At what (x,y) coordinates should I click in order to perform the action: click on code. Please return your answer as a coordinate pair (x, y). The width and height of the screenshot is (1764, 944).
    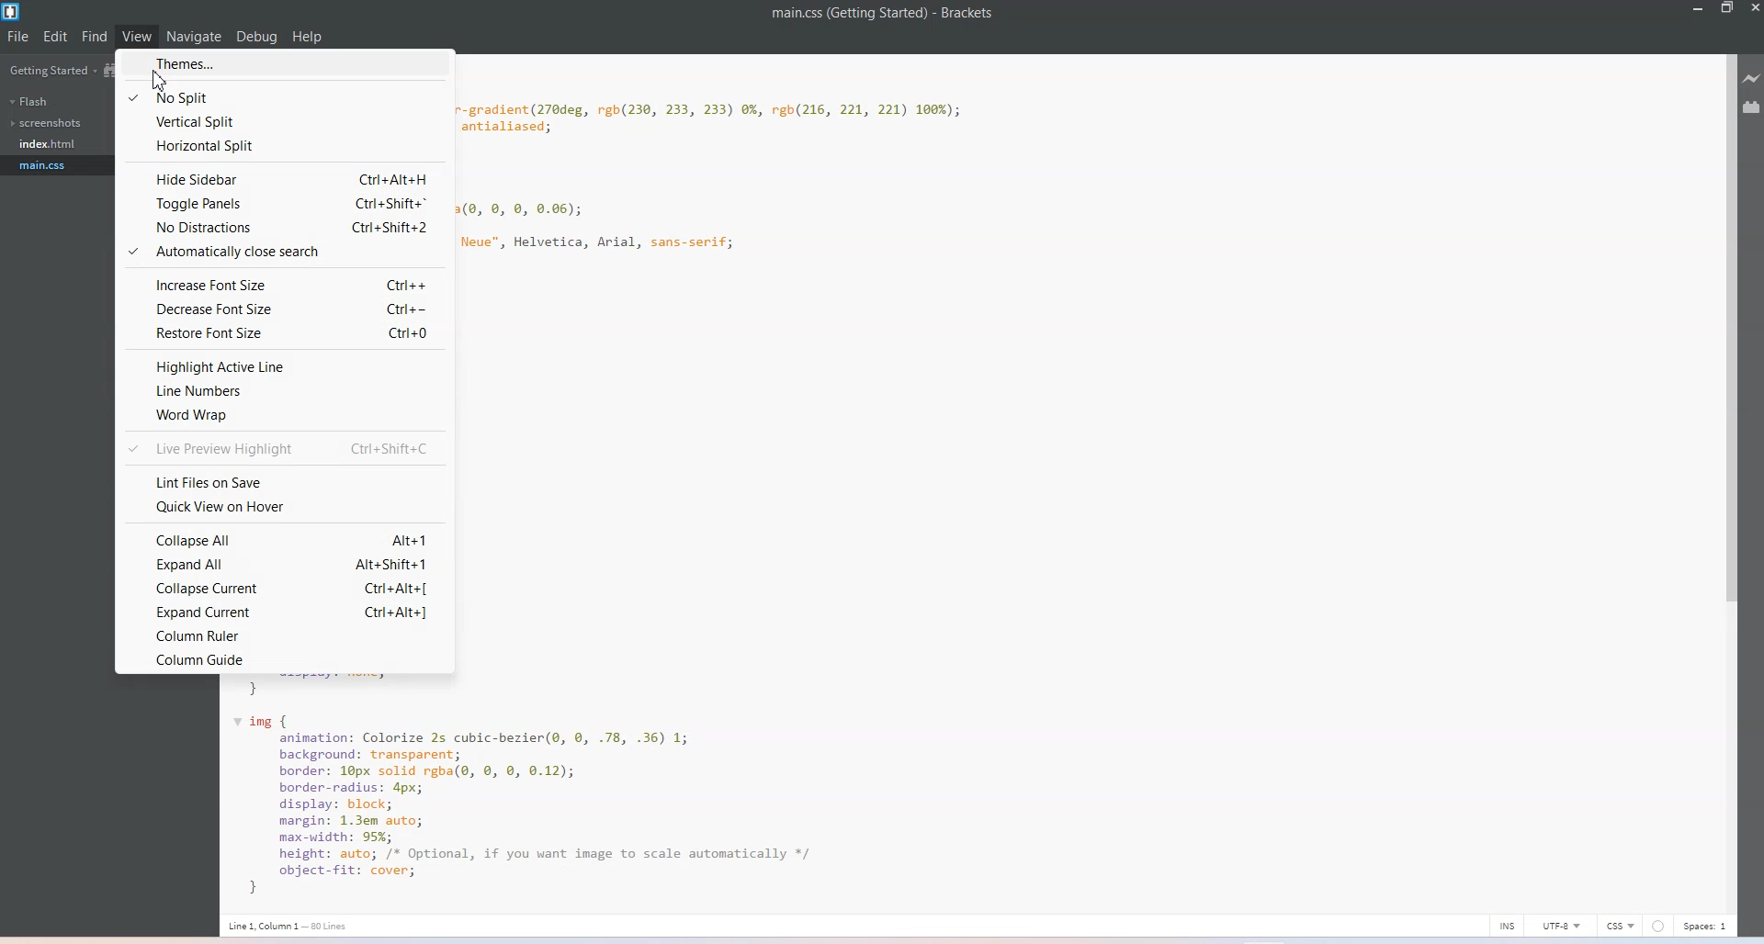
    Looking at the image, I should click on (573, 791).